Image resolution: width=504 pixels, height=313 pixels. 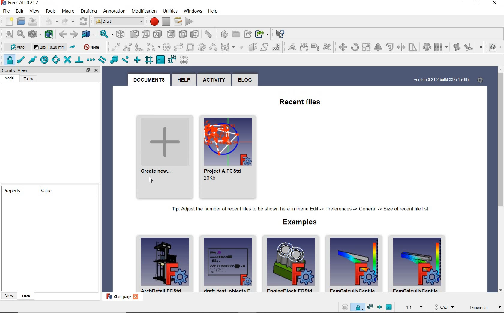 I want to click on B-spline, so click(x=213, y=47).